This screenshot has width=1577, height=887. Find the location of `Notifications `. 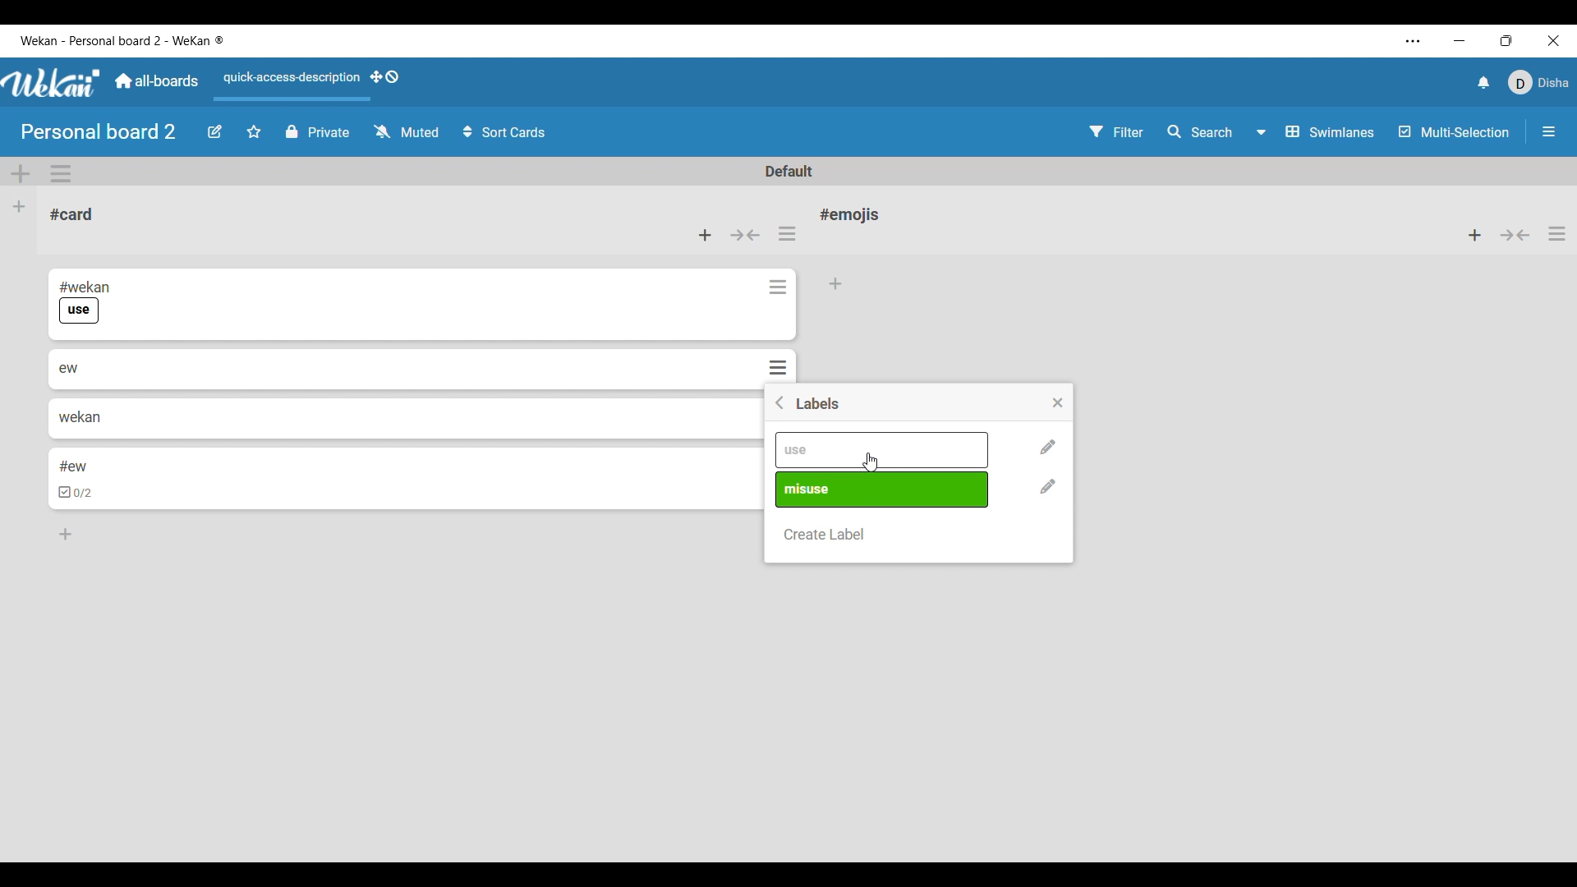

Notifications  is located at coordinates (1484, 83).